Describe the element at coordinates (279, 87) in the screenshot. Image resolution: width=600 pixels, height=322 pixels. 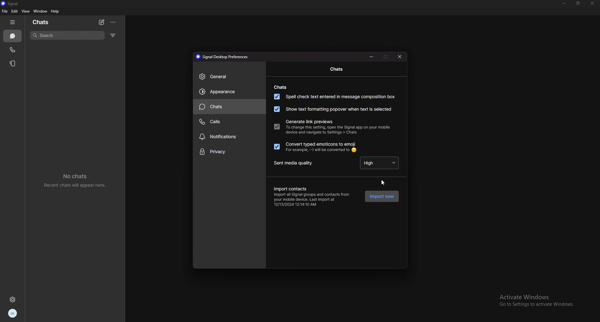
I see `chats` at that location.